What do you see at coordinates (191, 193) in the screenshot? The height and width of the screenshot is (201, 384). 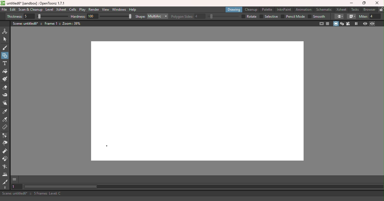 I see `Scene: untitled6* :: 5 Frames Level: C` at bounding box center [191, 193].